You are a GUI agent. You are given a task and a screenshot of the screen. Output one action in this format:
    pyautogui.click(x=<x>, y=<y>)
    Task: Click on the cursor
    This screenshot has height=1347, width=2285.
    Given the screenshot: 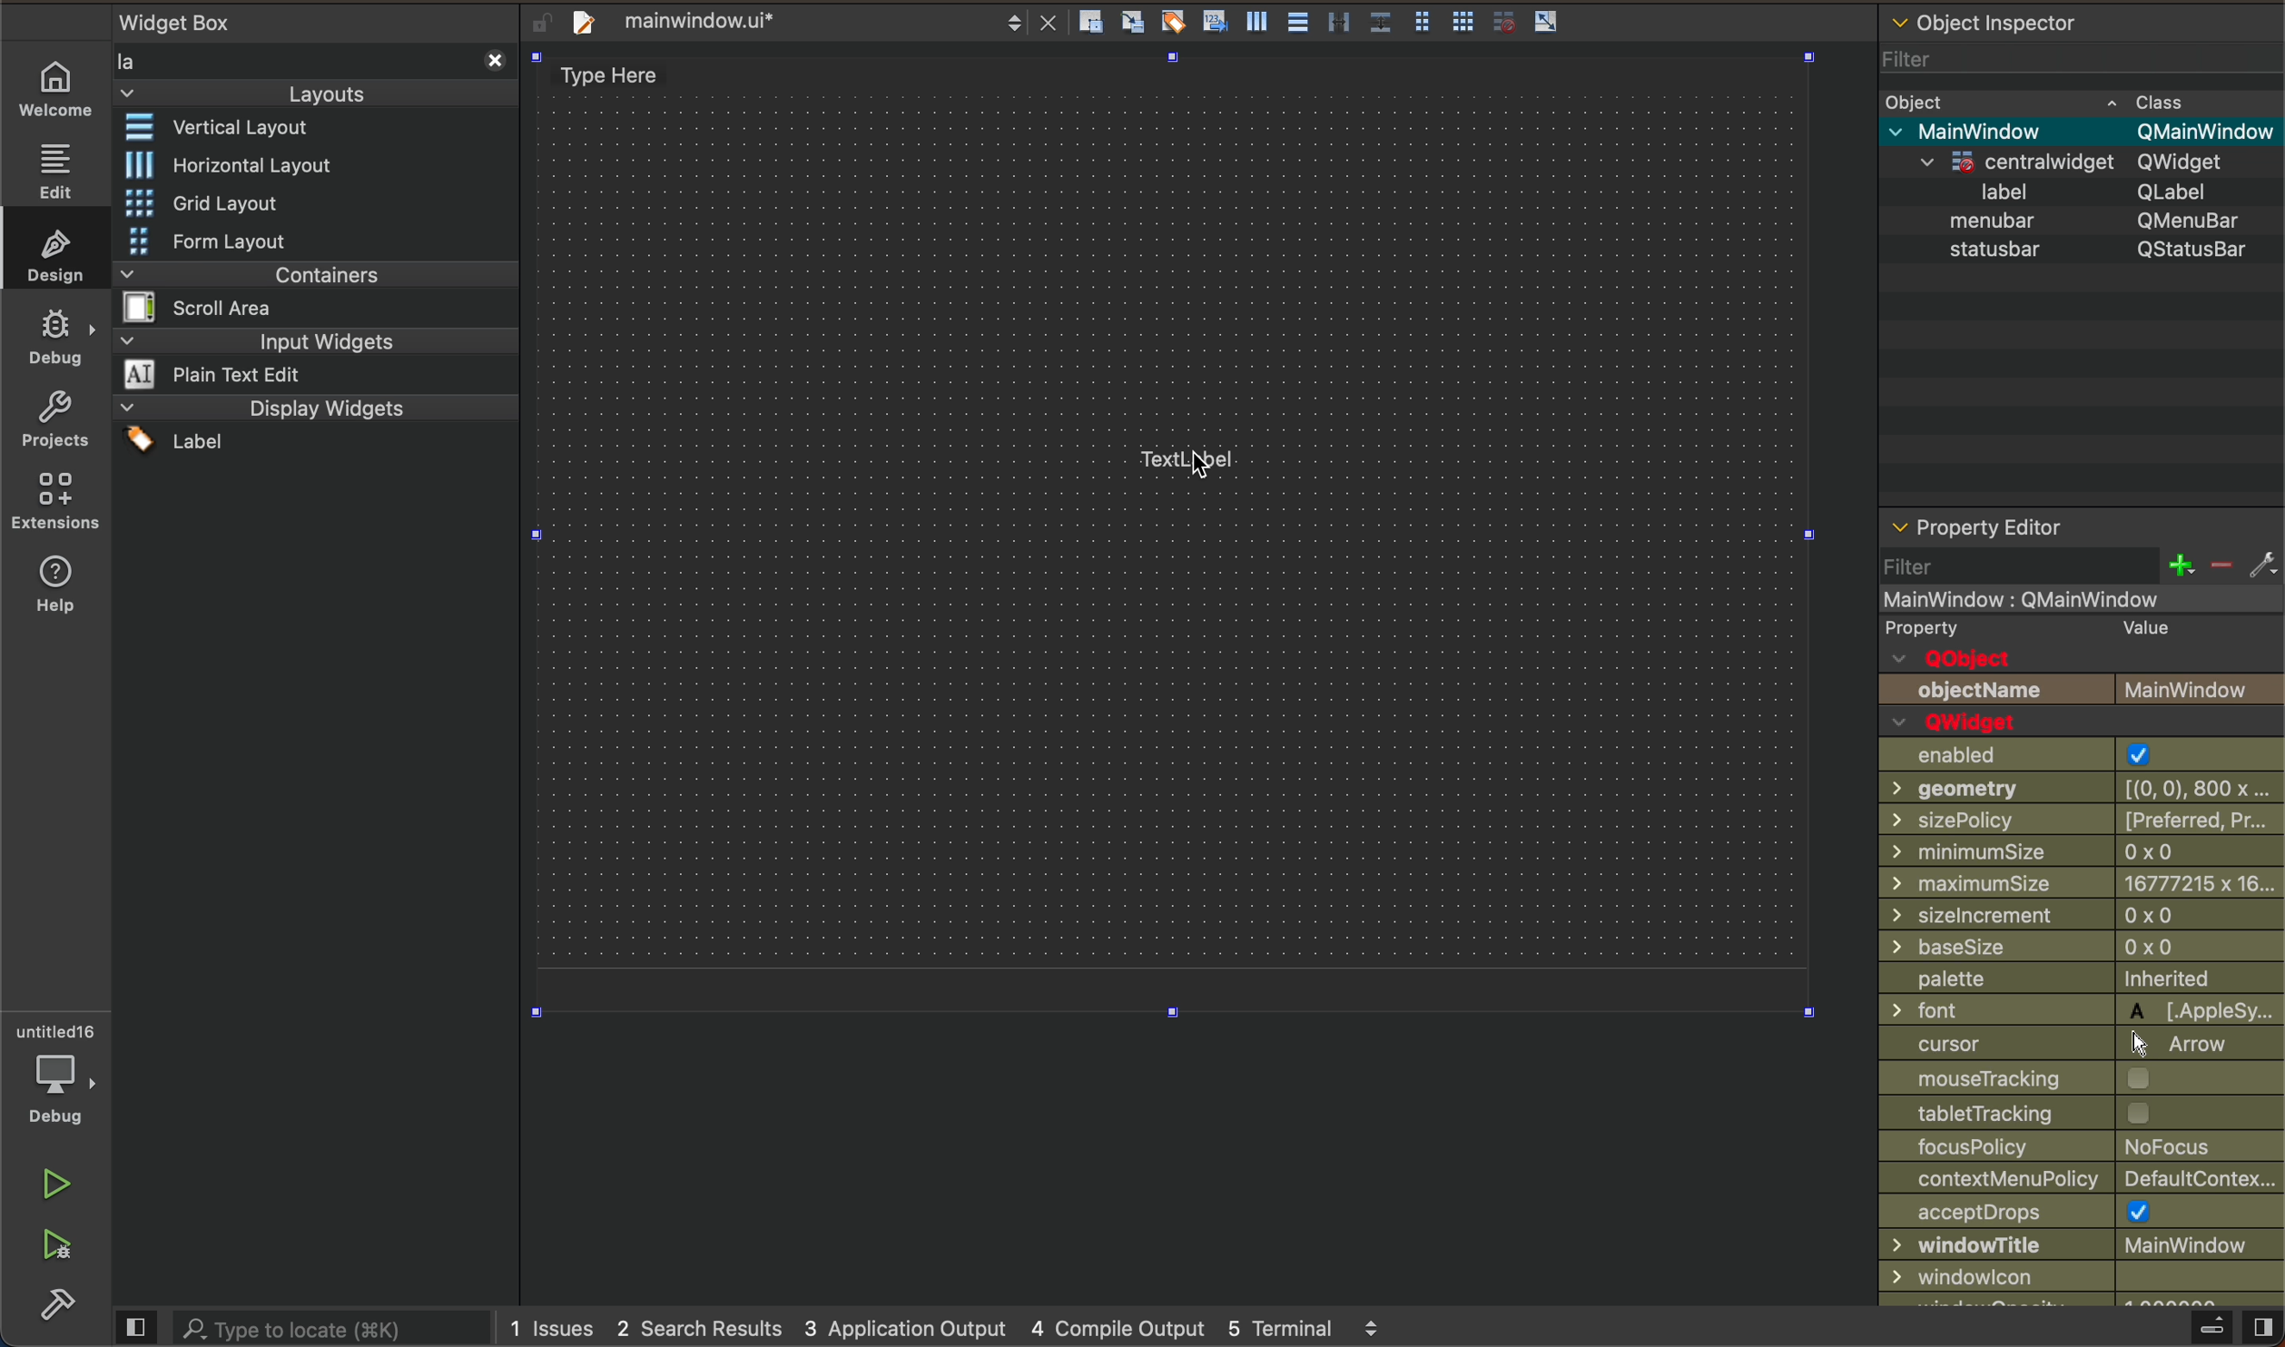 What is the action you would take?
    pyautogui.click(x=2083, y=1046)
    